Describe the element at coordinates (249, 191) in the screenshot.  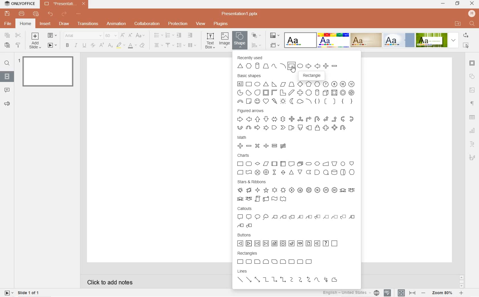
I see `Explosion 2` at that location.